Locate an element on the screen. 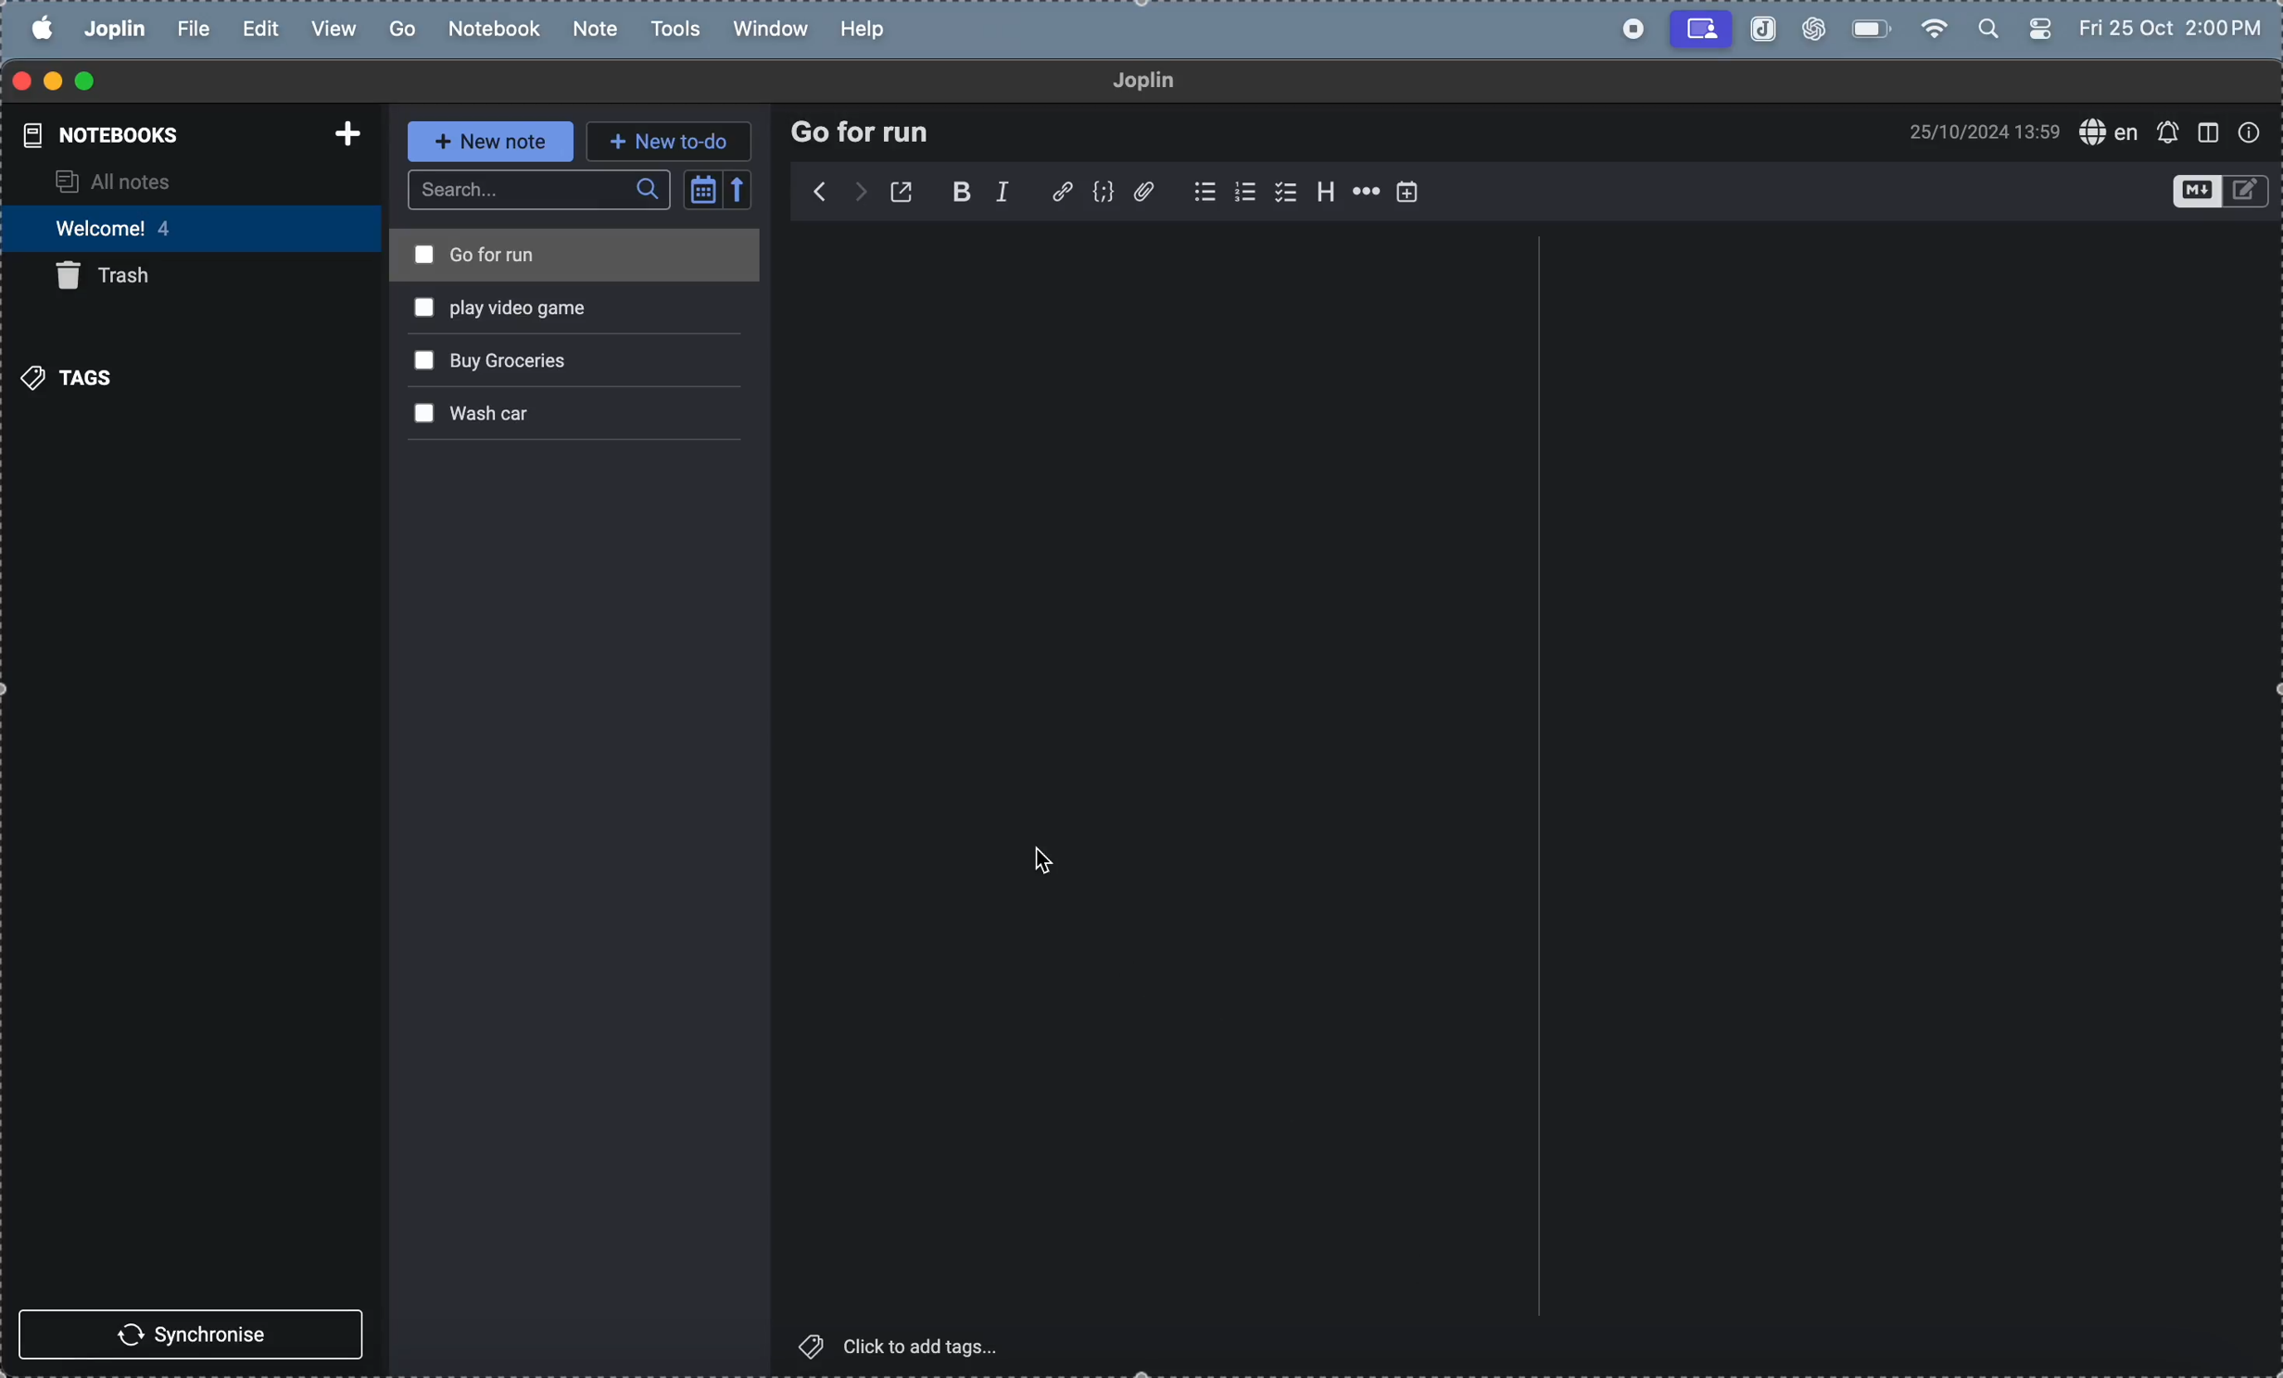 The height and width of the screenshot is (1378, 2283). Fri 25 Oct 7:59PM is located at coordinates (2163, 23).